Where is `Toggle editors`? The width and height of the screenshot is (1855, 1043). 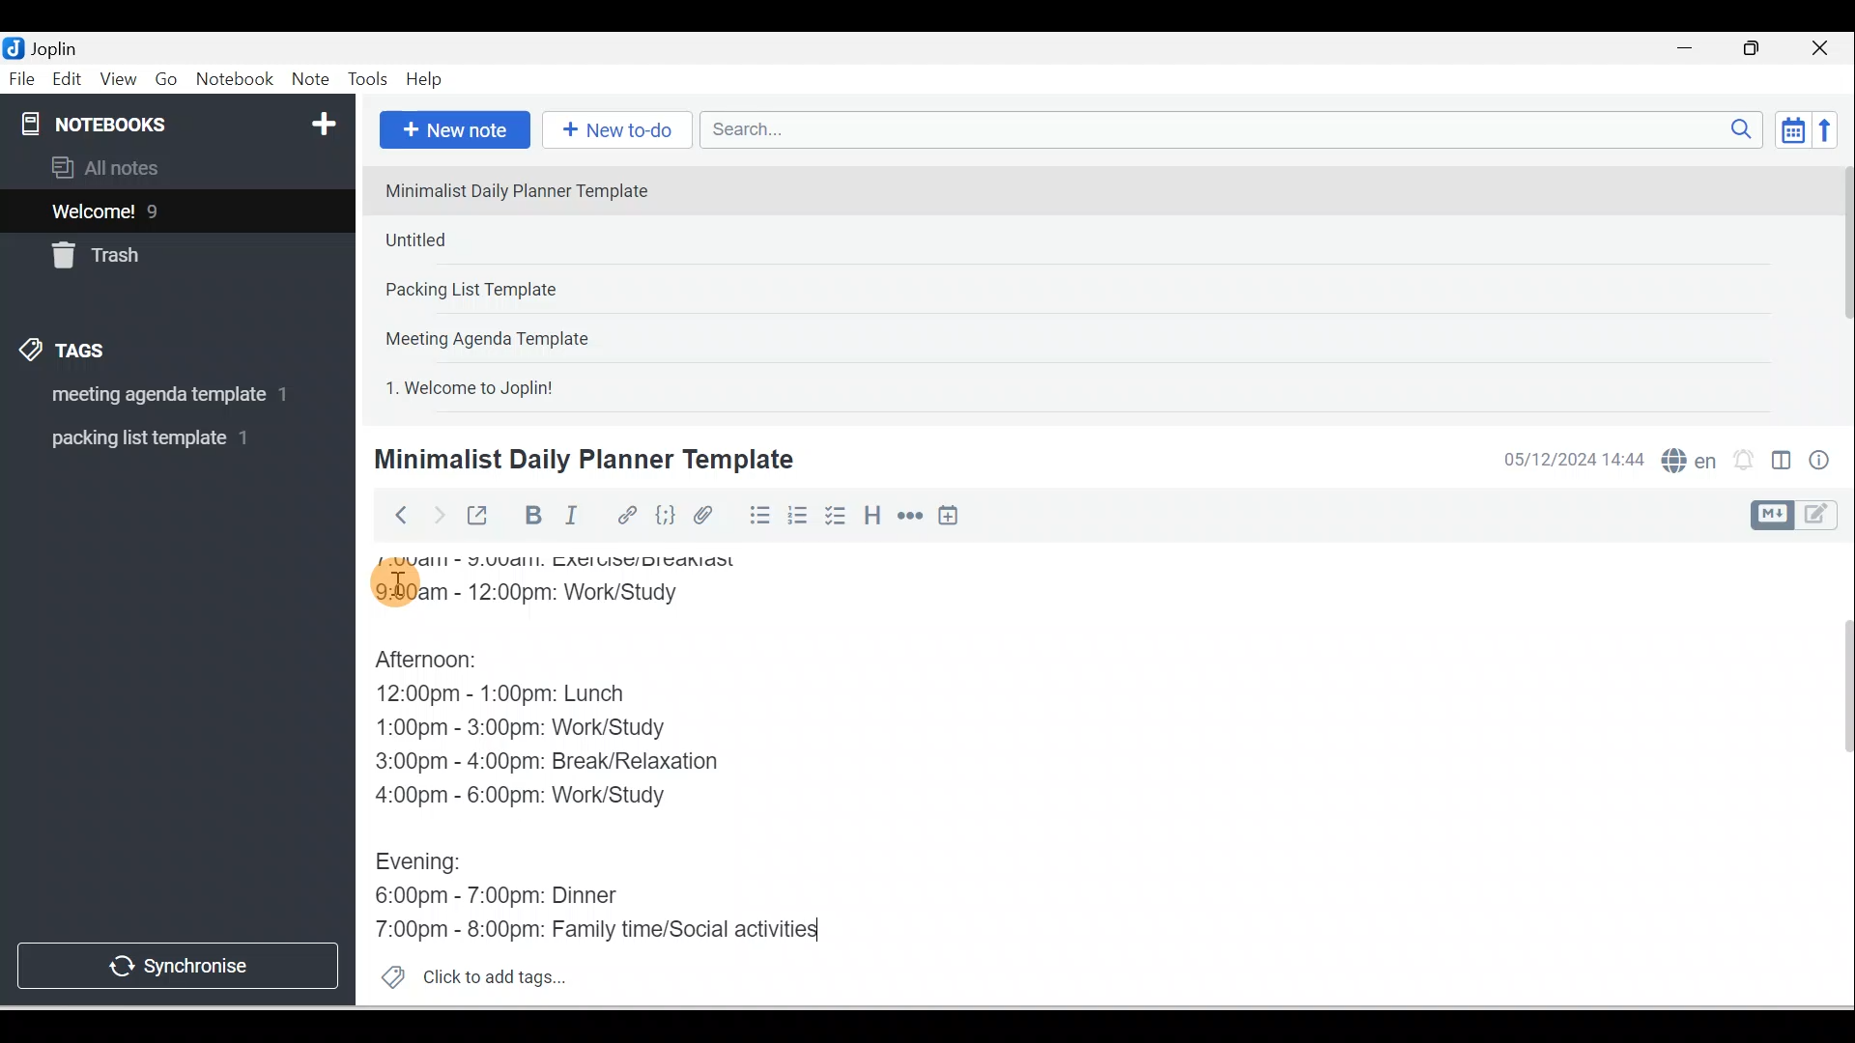
Toggle editors is located at coordinates (1782, 464).